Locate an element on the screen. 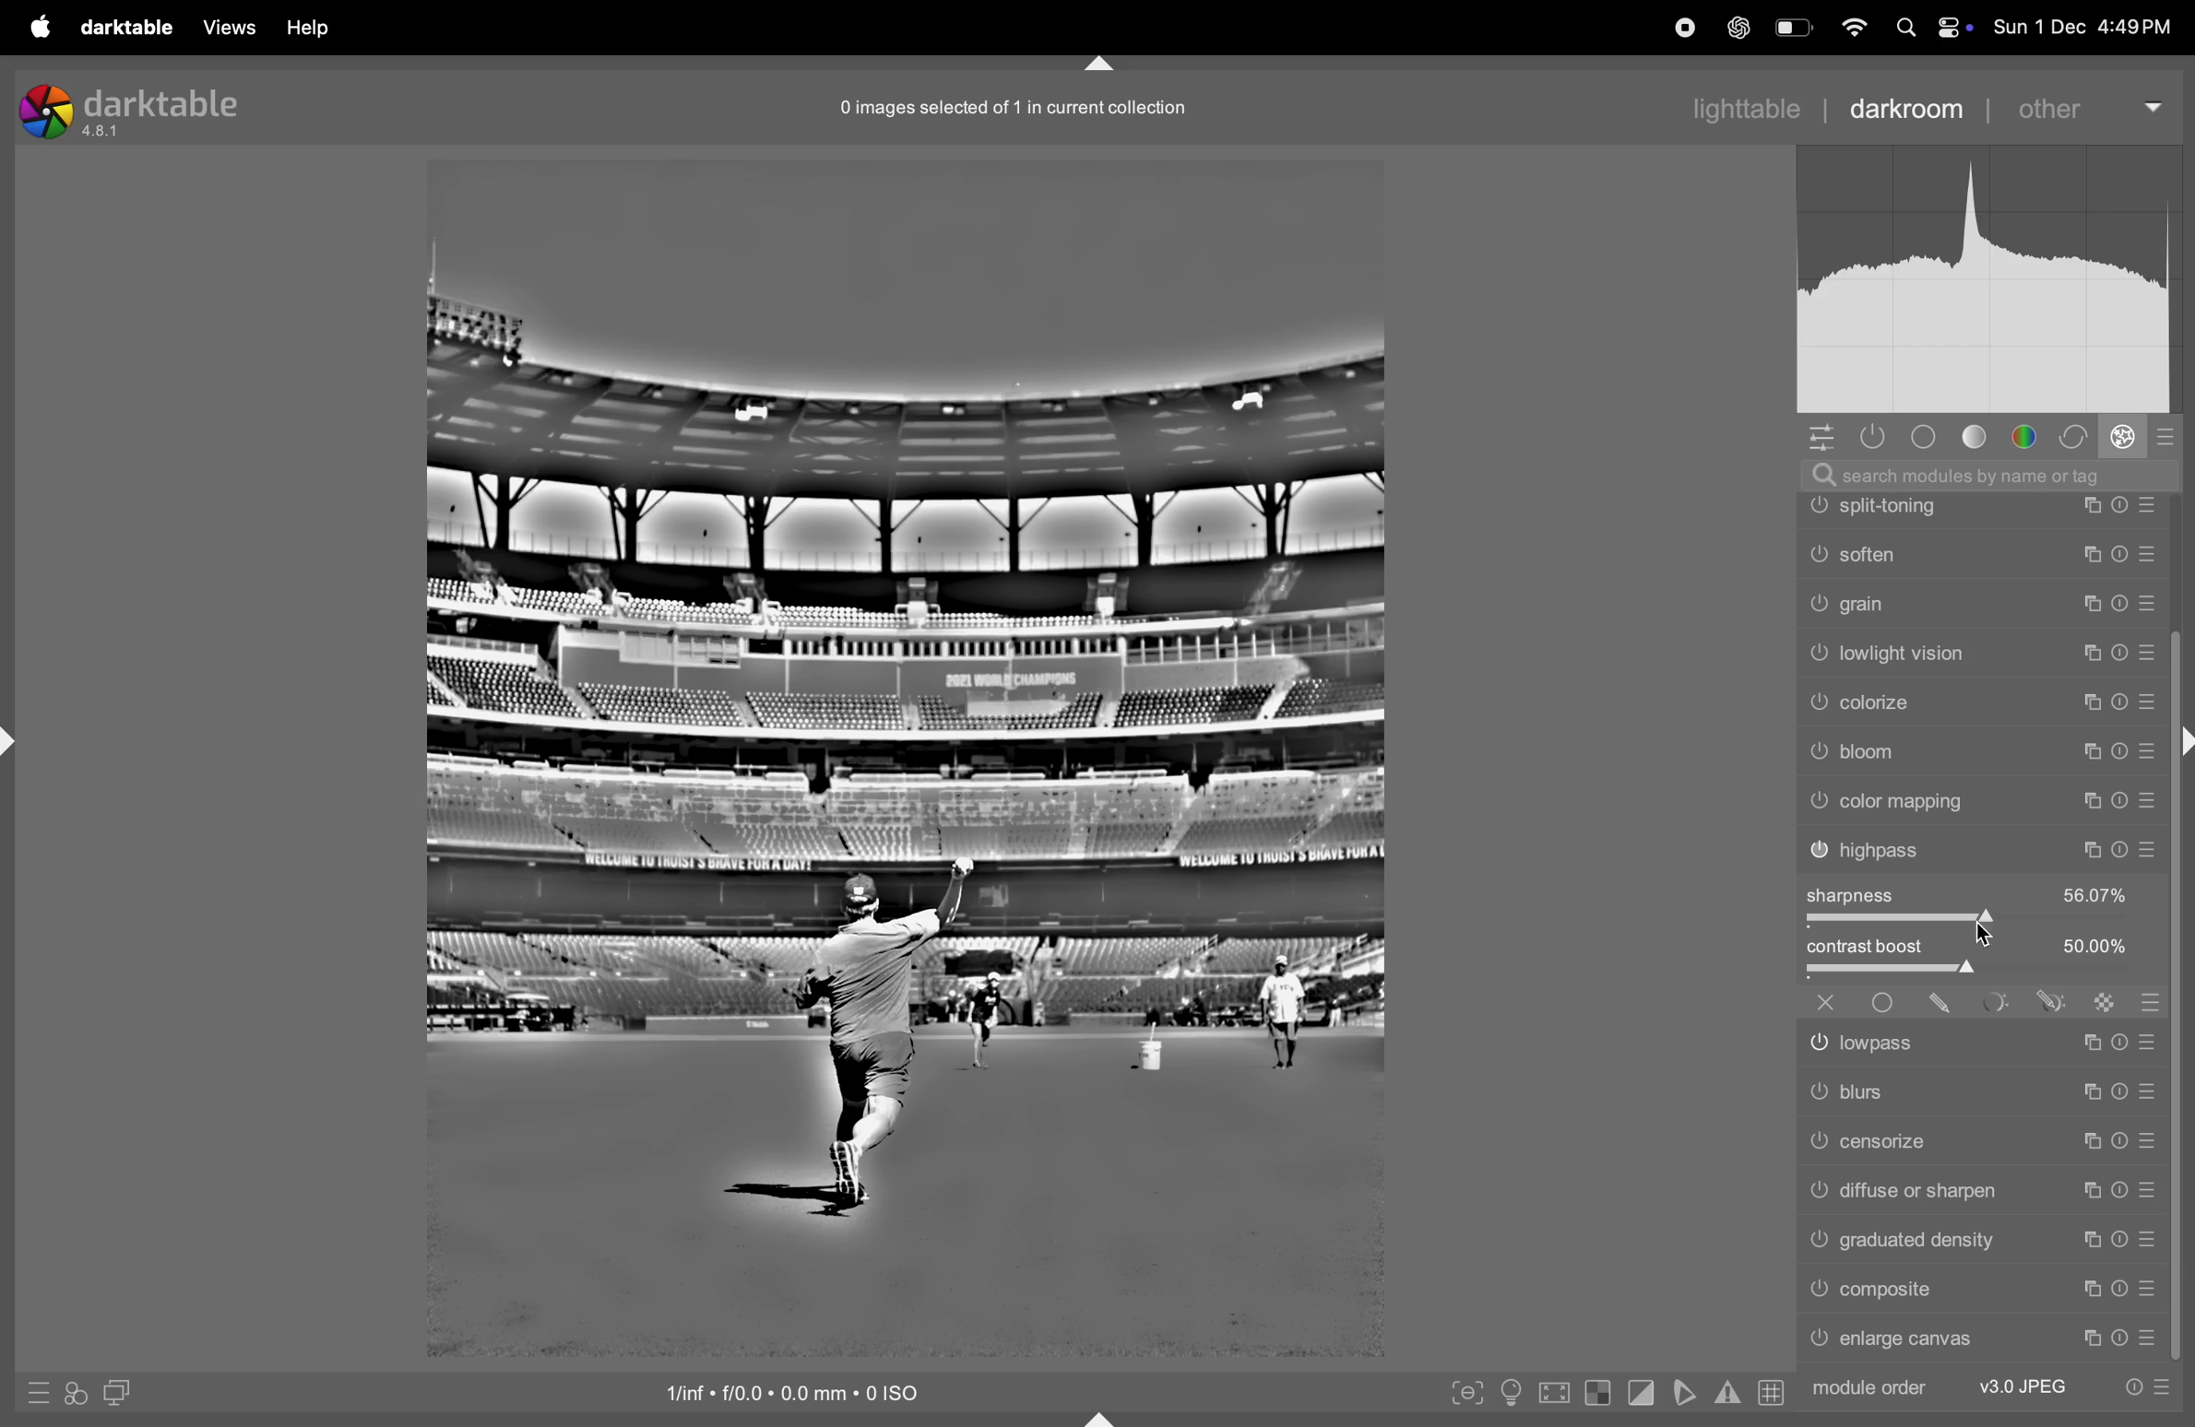  toggle peak focusing mode is located at coordinates (1464, 1391).